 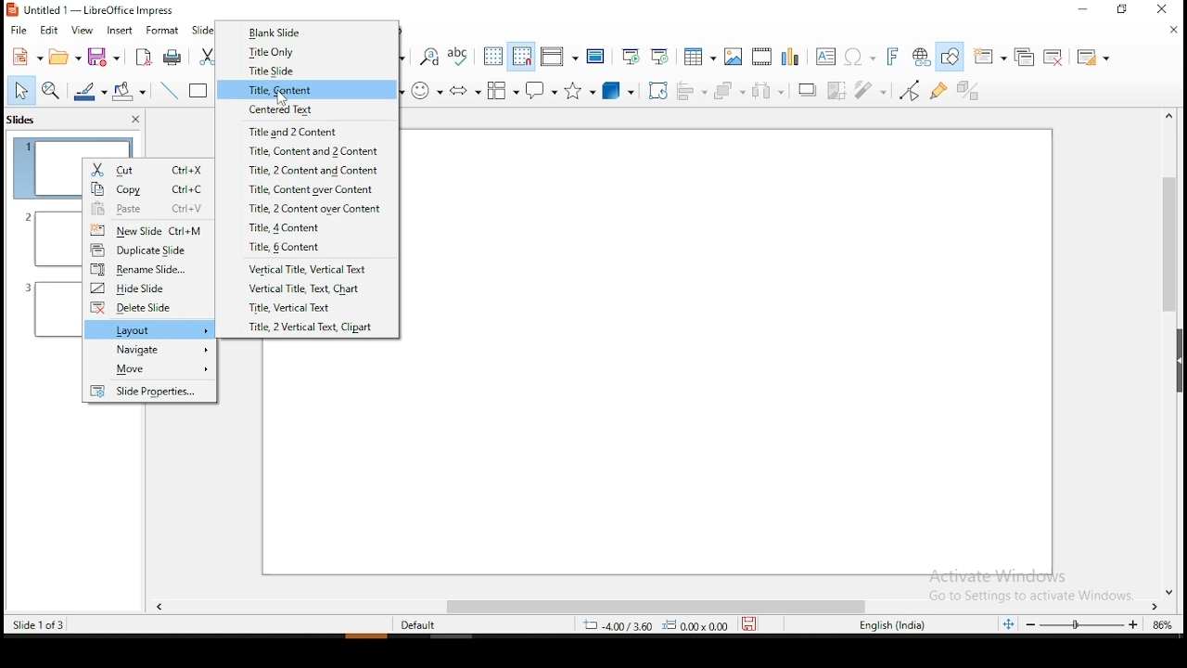 What do you see at coordinates (1082, 10) in the screenshot?
I see `minimize` at bounding box center [1082, 10].